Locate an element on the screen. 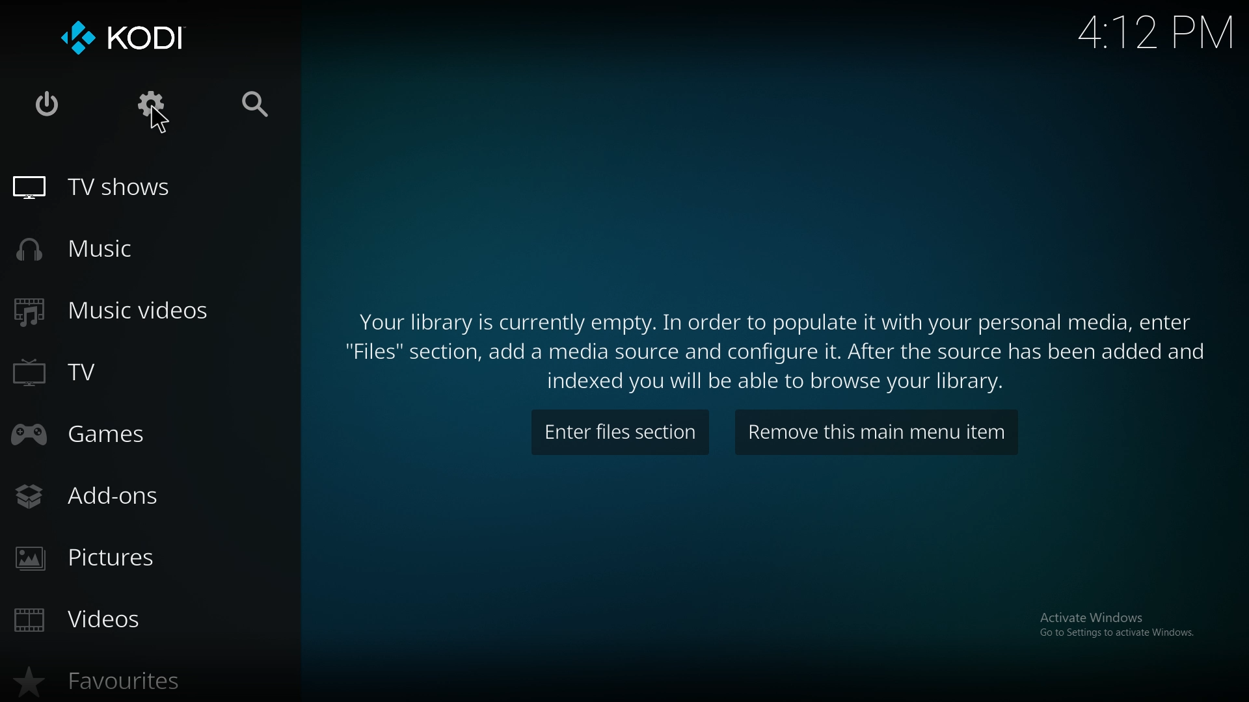 The width and height of the screenshot is (1249, 702). settings is located at coordinates (150, 105).